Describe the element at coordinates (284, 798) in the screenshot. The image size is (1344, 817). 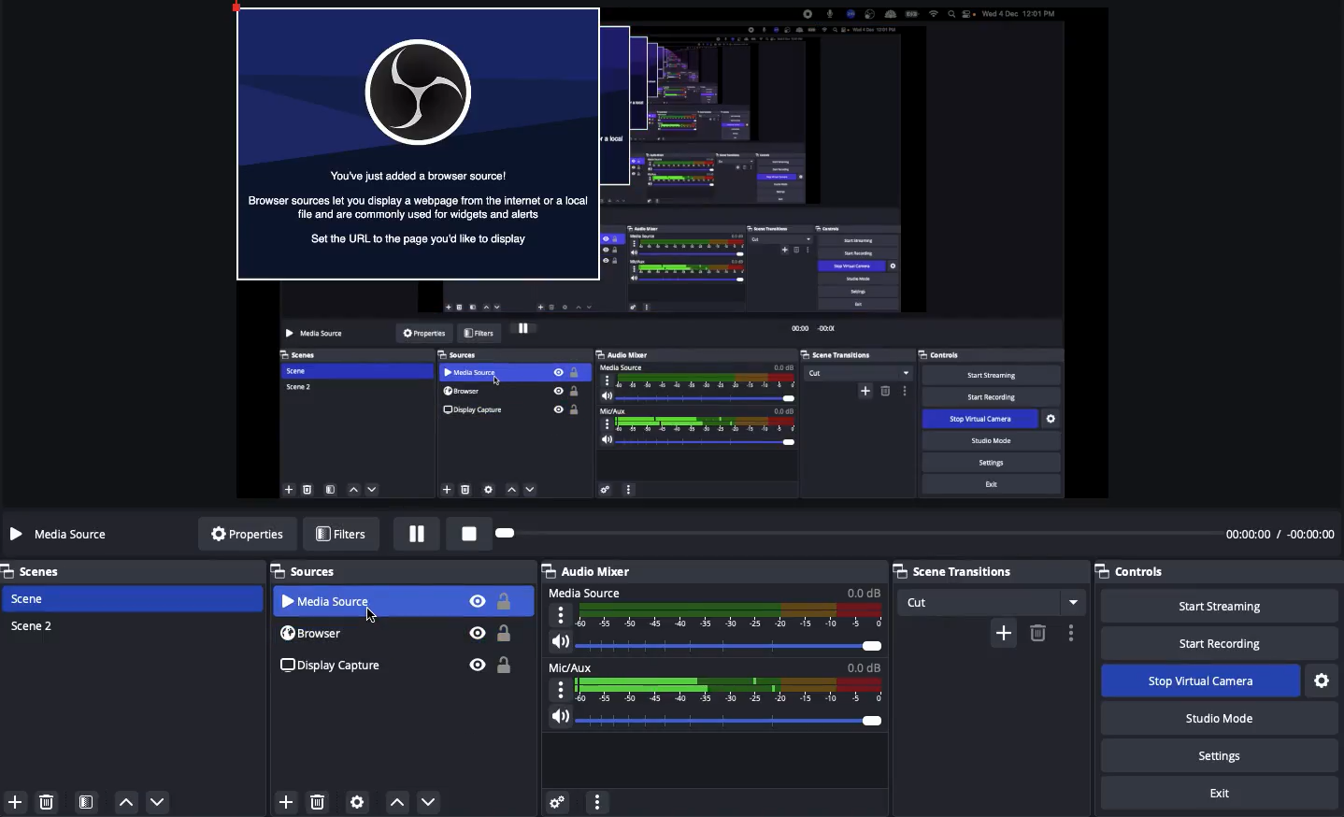
I see `Add` at that location.